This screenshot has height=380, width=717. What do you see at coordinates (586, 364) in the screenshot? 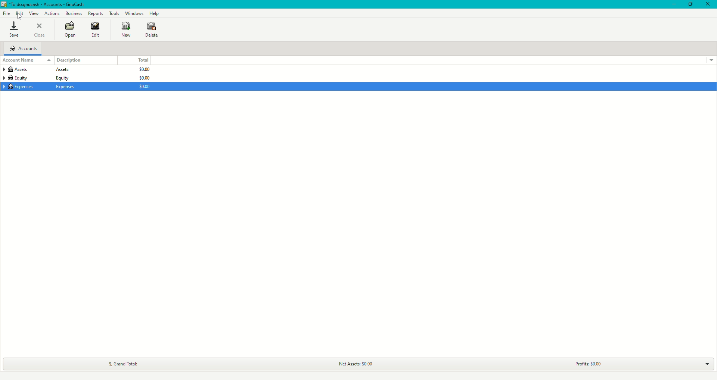
I see `Profits` at bounding box center [586, 364].